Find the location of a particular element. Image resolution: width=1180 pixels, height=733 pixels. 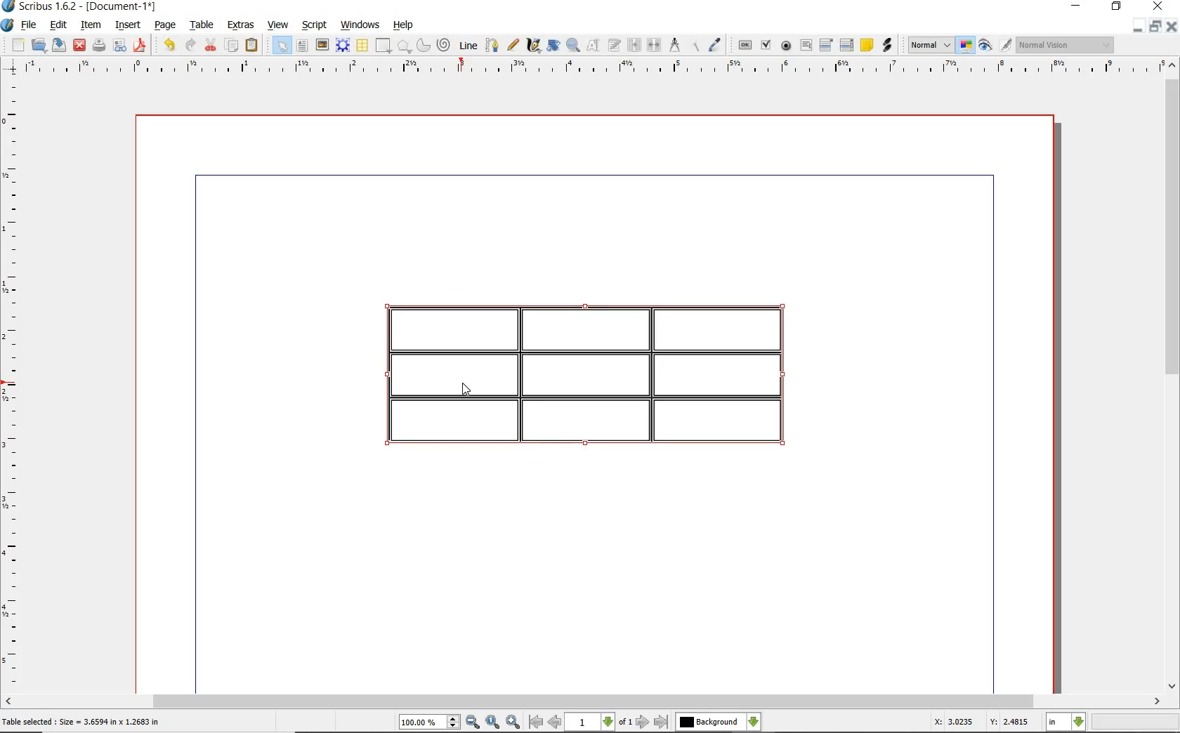

line is located at coordinates (468, 45).